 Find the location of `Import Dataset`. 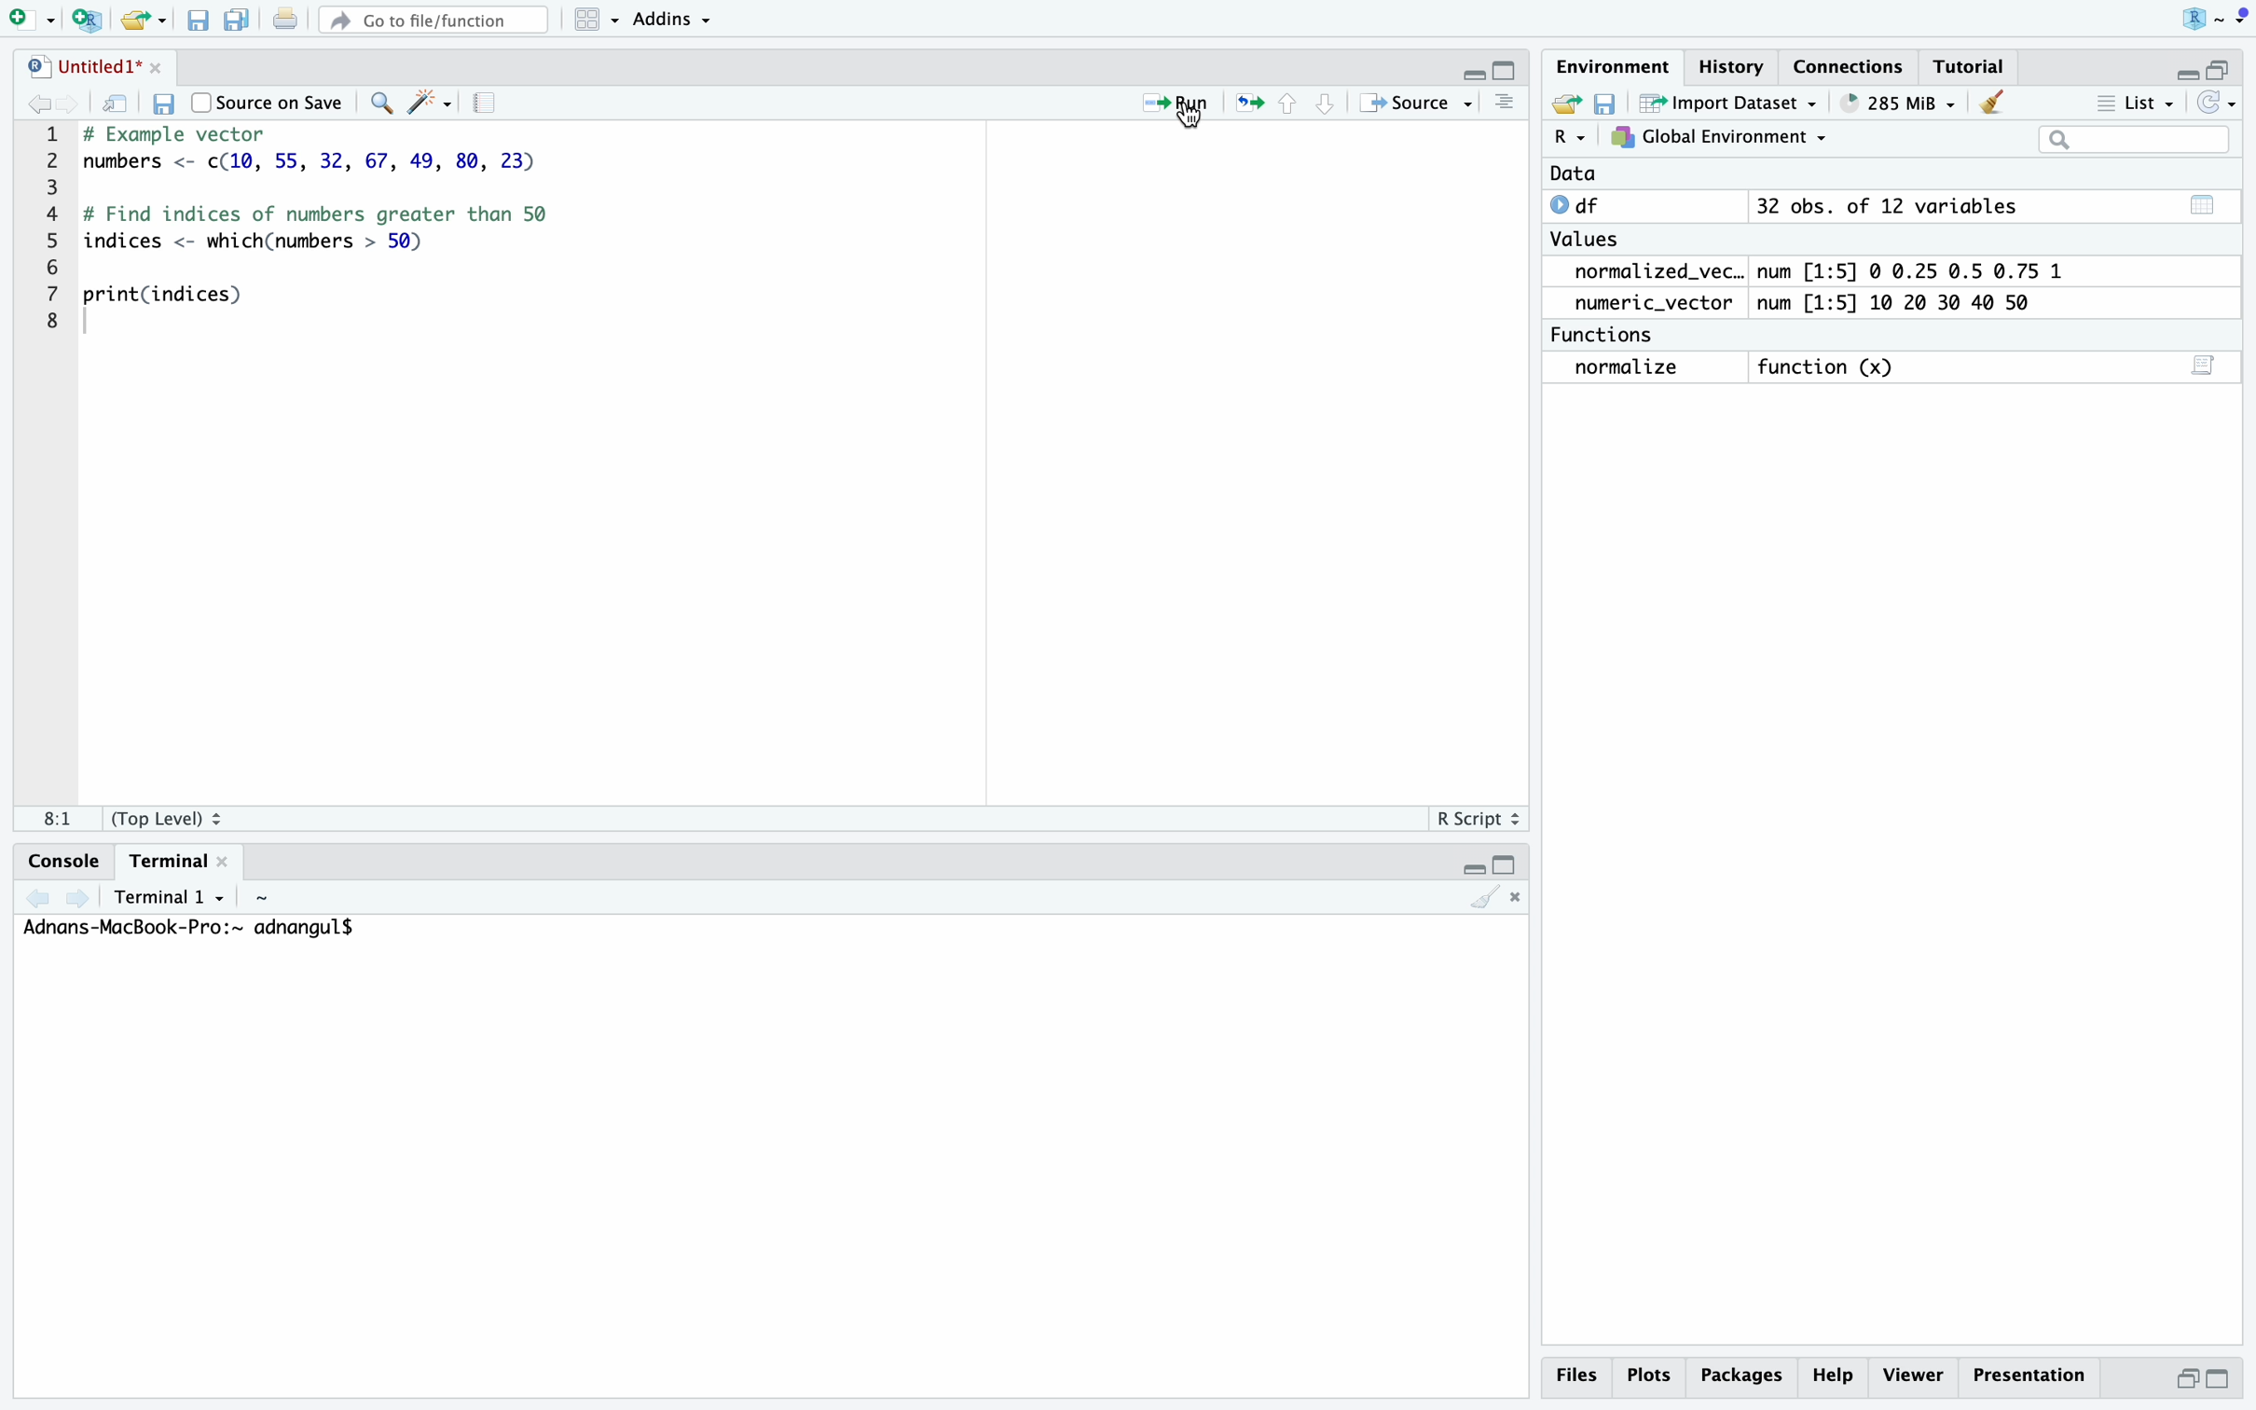

Import Dataset is located at coordinates (1724, 104).